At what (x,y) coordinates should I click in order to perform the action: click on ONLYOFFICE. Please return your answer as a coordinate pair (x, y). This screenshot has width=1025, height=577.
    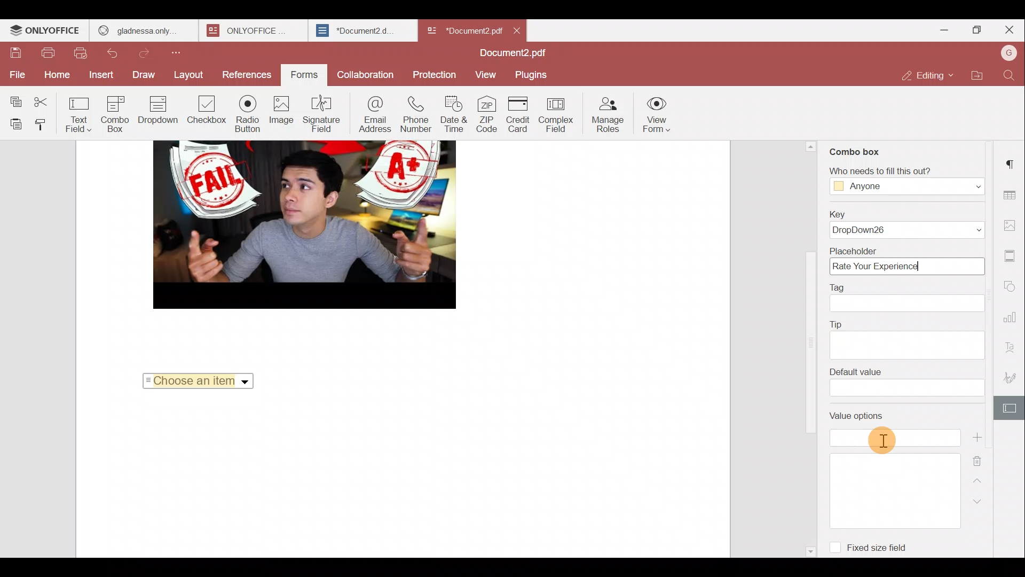
    Looking at the image, I should click on (45, 32).